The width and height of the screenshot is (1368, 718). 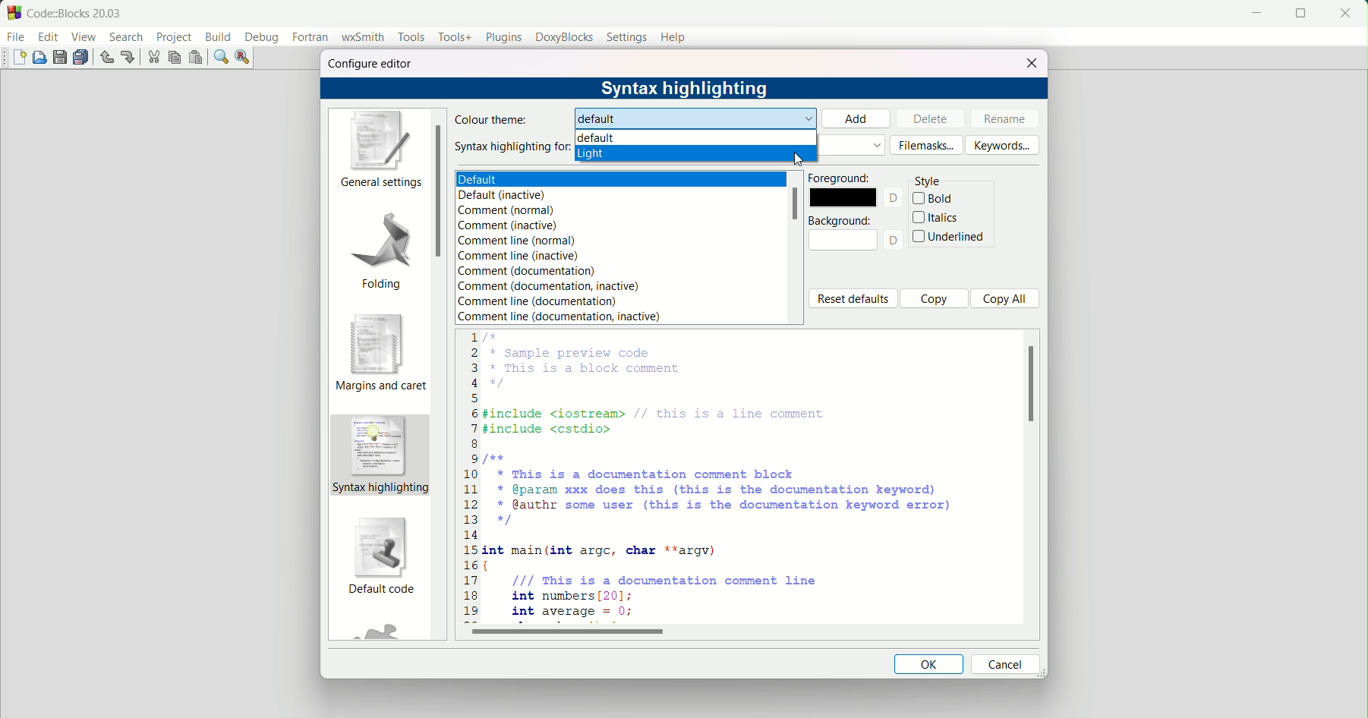 I want to click on bold, so click(x=936, y=199).